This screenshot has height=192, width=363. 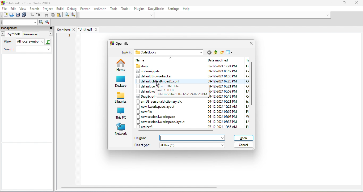 I want to click on close, so click(x=252, y=43).